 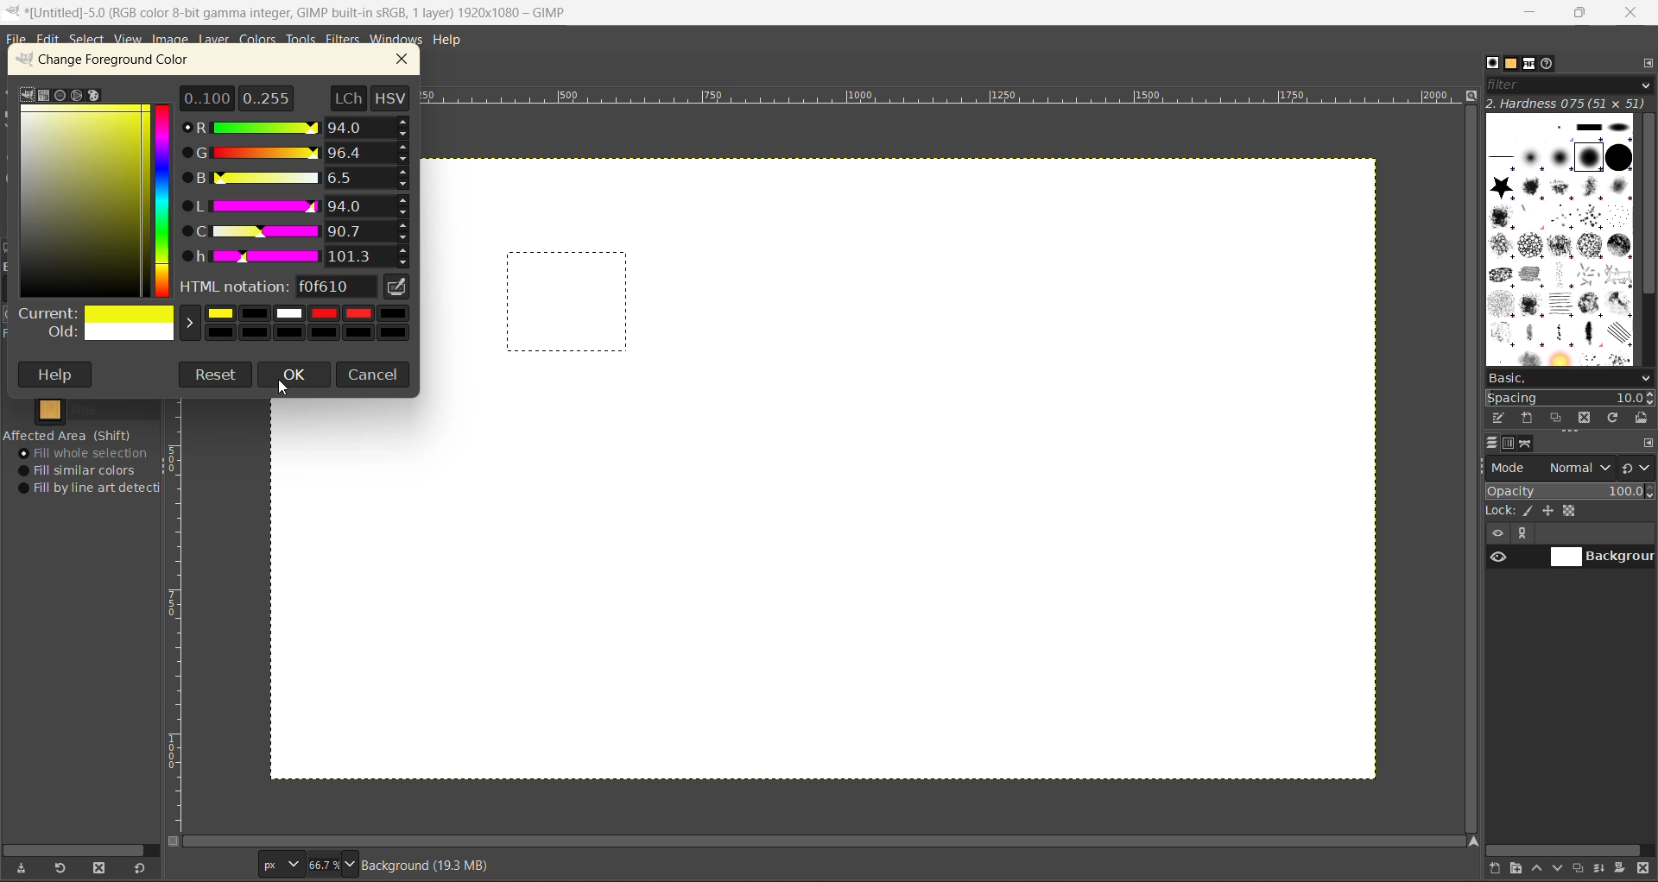 I want to click on palette, so click(x=96, y=97).